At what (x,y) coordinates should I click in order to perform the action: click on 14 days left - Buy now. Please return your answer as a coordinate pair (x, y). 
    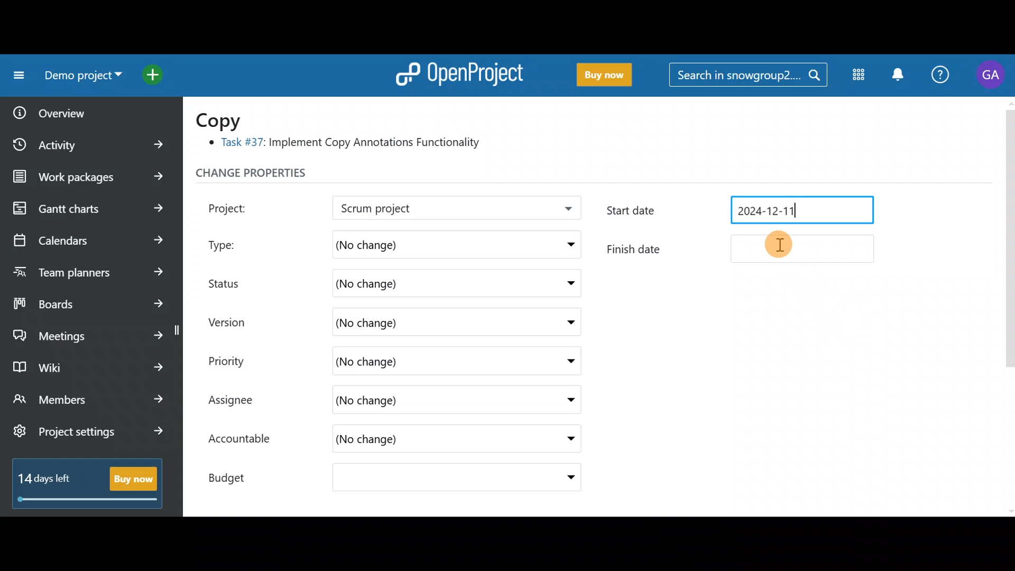
    Looking at the image, I should click on (82, 481).